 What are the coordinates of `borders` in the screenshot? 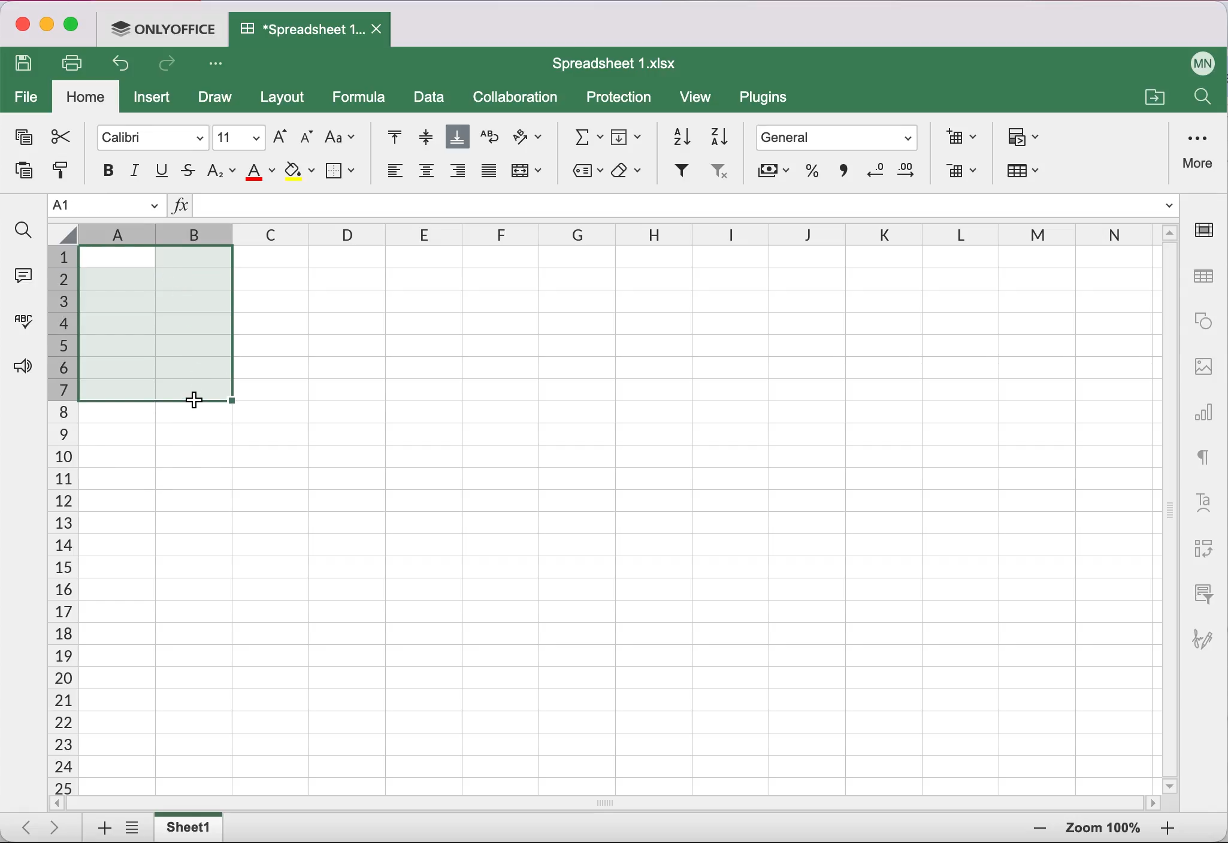 It's located at (342, 170).